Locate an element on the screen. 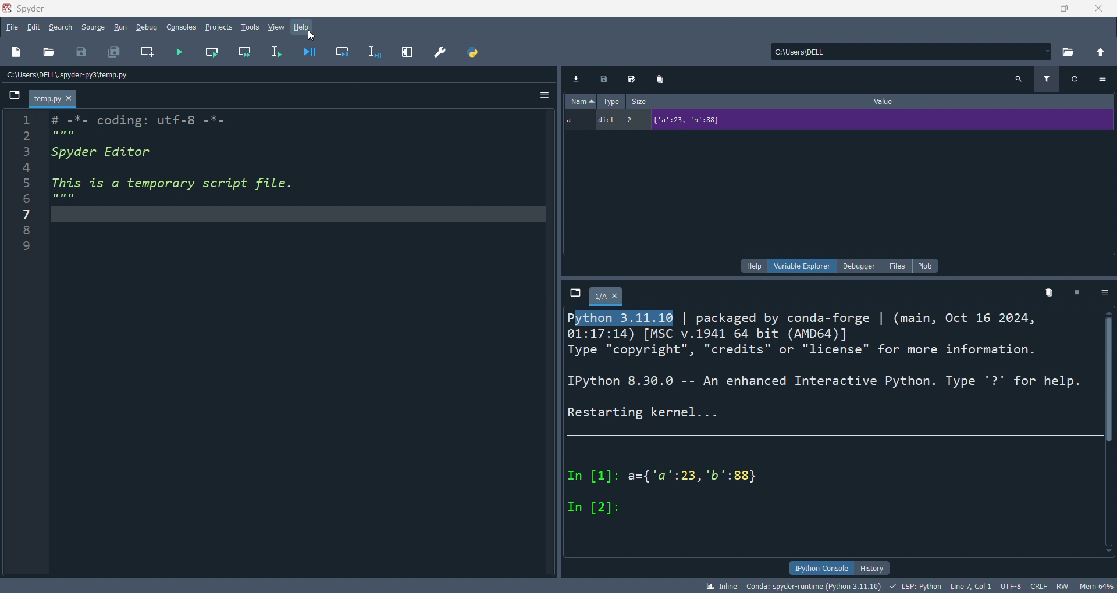 The width and height of the screenshot is (1117, 593). Settings is located at coordinates (544, 94).